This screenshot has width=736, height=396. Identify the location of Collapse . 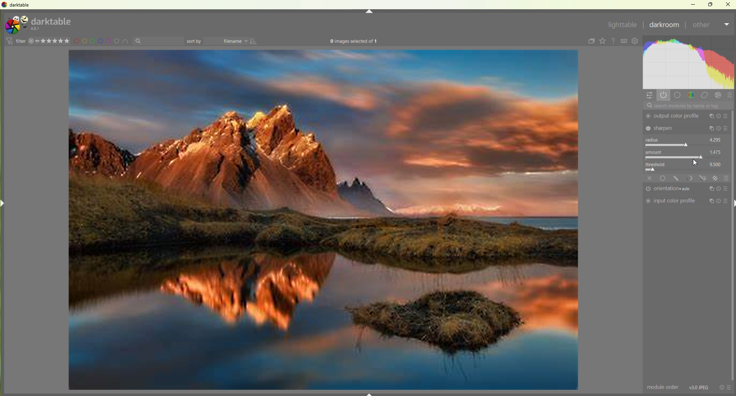
(369, 12).